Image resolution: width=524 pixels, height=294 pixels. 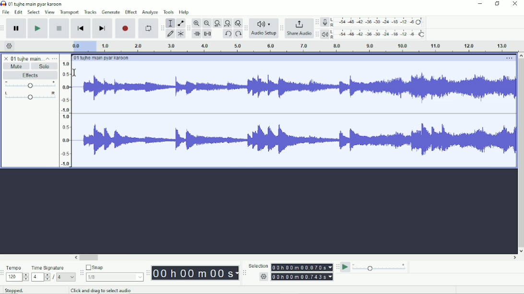 What do you see at coordinates (169, 12) in the screenshot?
I see `Tools` at bounding box center [169, 12].